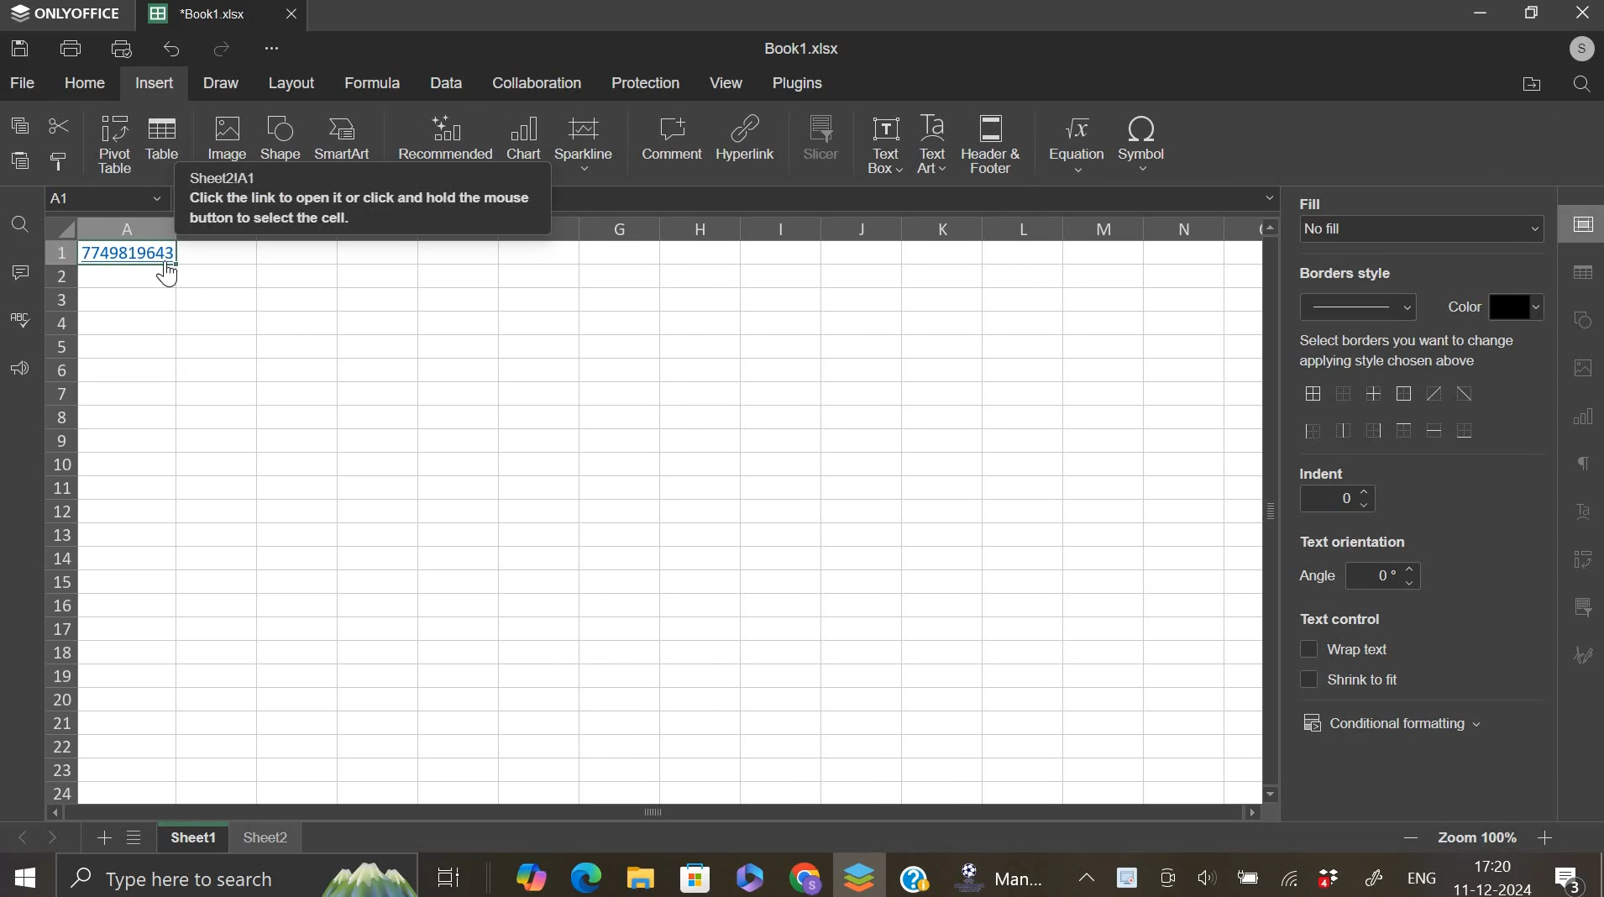 Image resolution: width=1604 pixels, height=897 pixels. What do you see at coordinates (60, 521) in the screenshot?
I see `row` at bounding box center [60, 521].